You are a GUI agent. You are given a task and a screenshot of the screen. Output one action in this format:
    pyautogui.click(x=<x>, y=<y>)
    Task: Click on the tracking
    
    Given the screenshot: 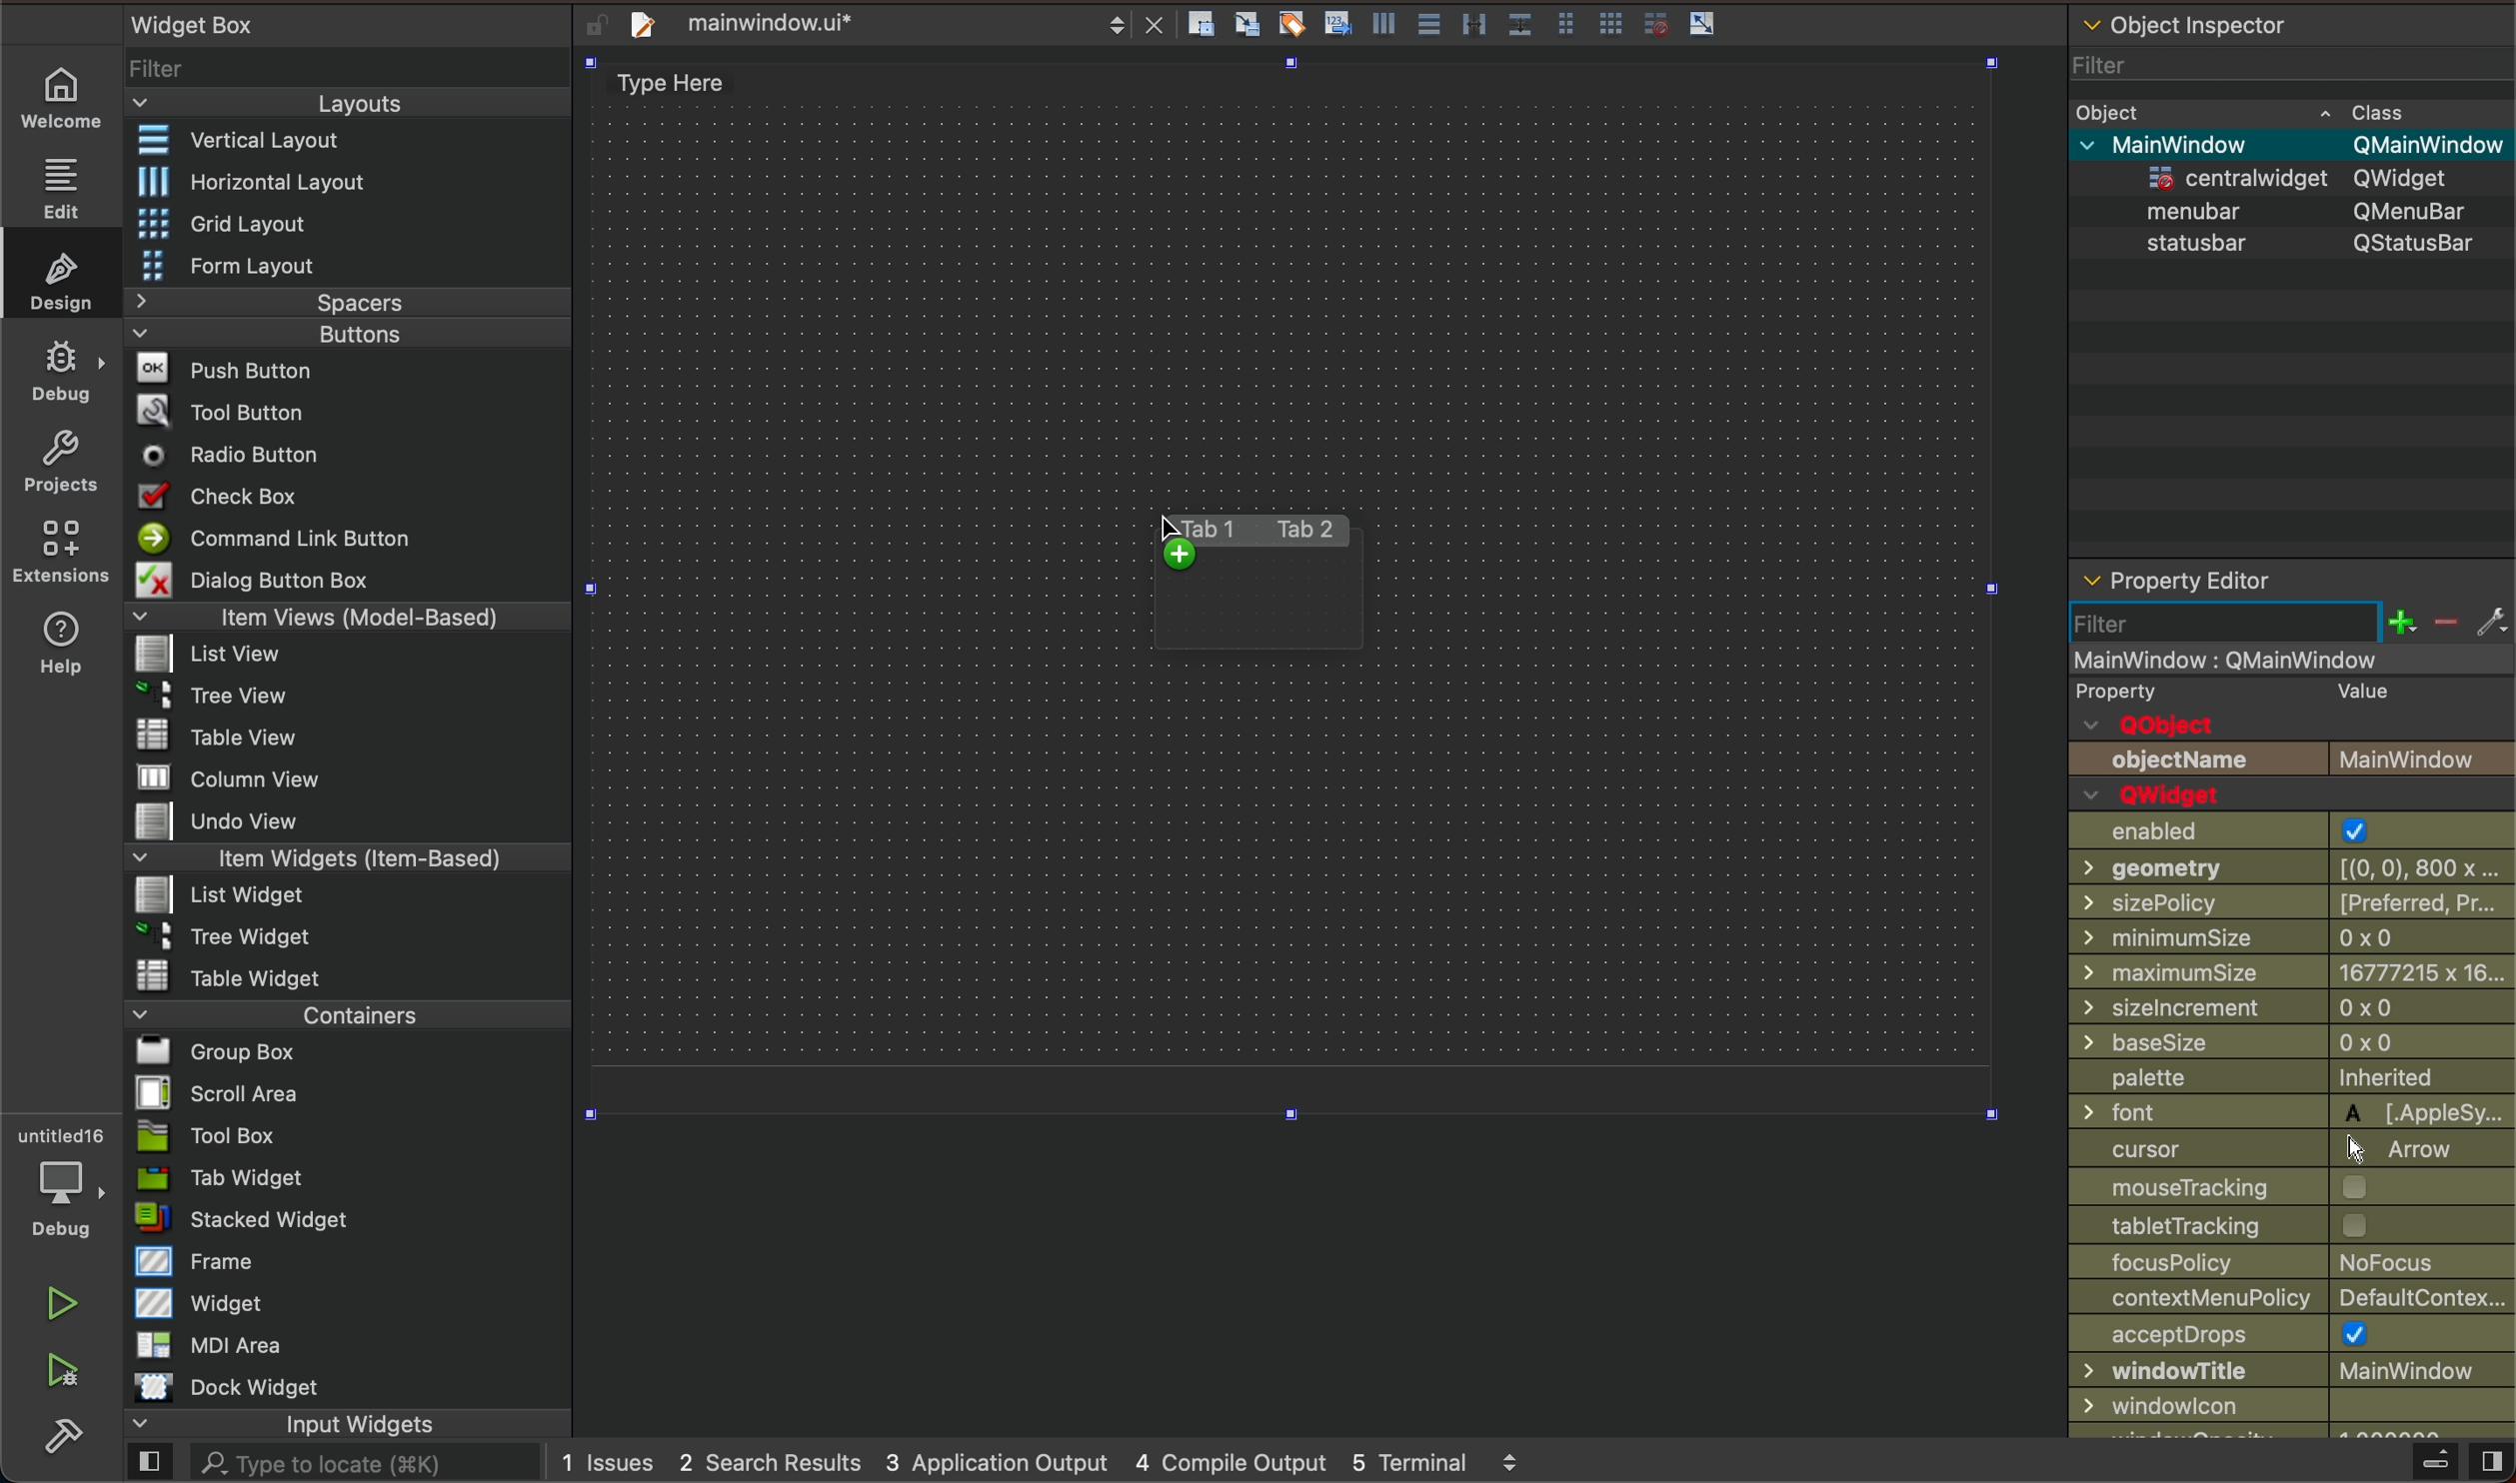 What is the action you would take?
    pyautogui.click(x=2289, y=1225)
    